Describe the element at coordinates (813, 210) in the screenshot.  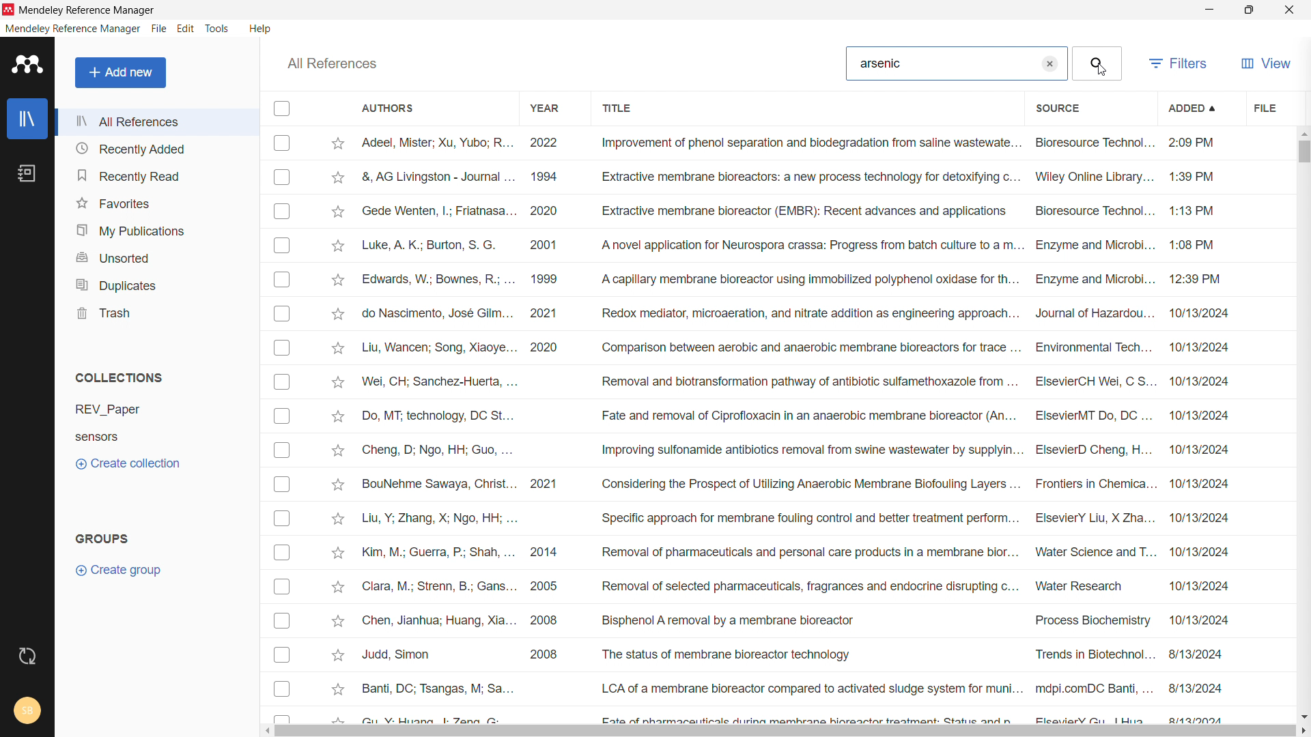
I see `Gsede Wenten, |; Friatnasa... 2020 Extractive membrane bioreactor (EMBR): Recent advances and applications Bioresource Technol... 1:13 PM` at that location.